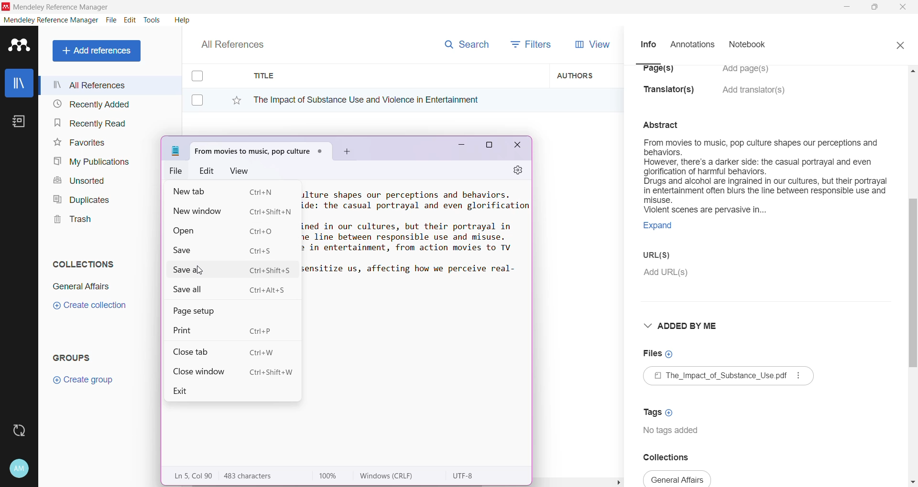 The width and height of the screenshot is (918, 487). I want to click on Character encoding used, so click(465, 476).